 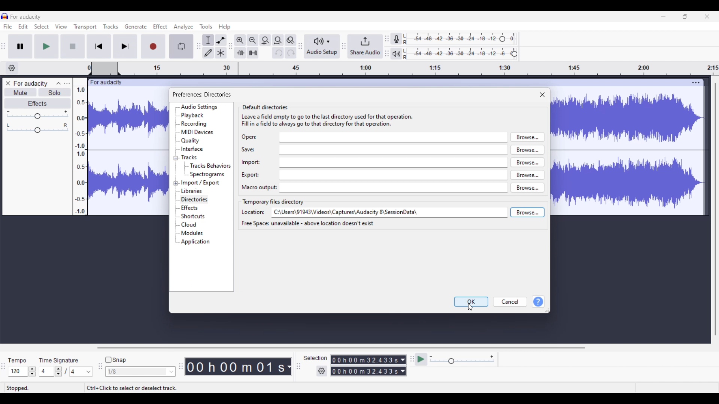 I want to click on Current timestamp of track, so click(x=235, y=367).